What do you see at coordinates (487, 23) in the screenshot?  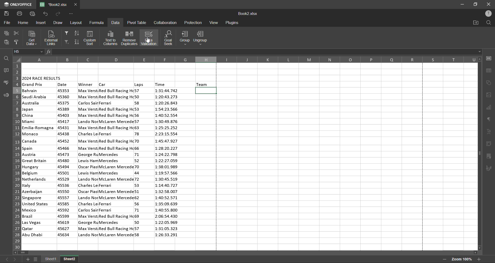 I see `find` at bounding box center [487, 23].